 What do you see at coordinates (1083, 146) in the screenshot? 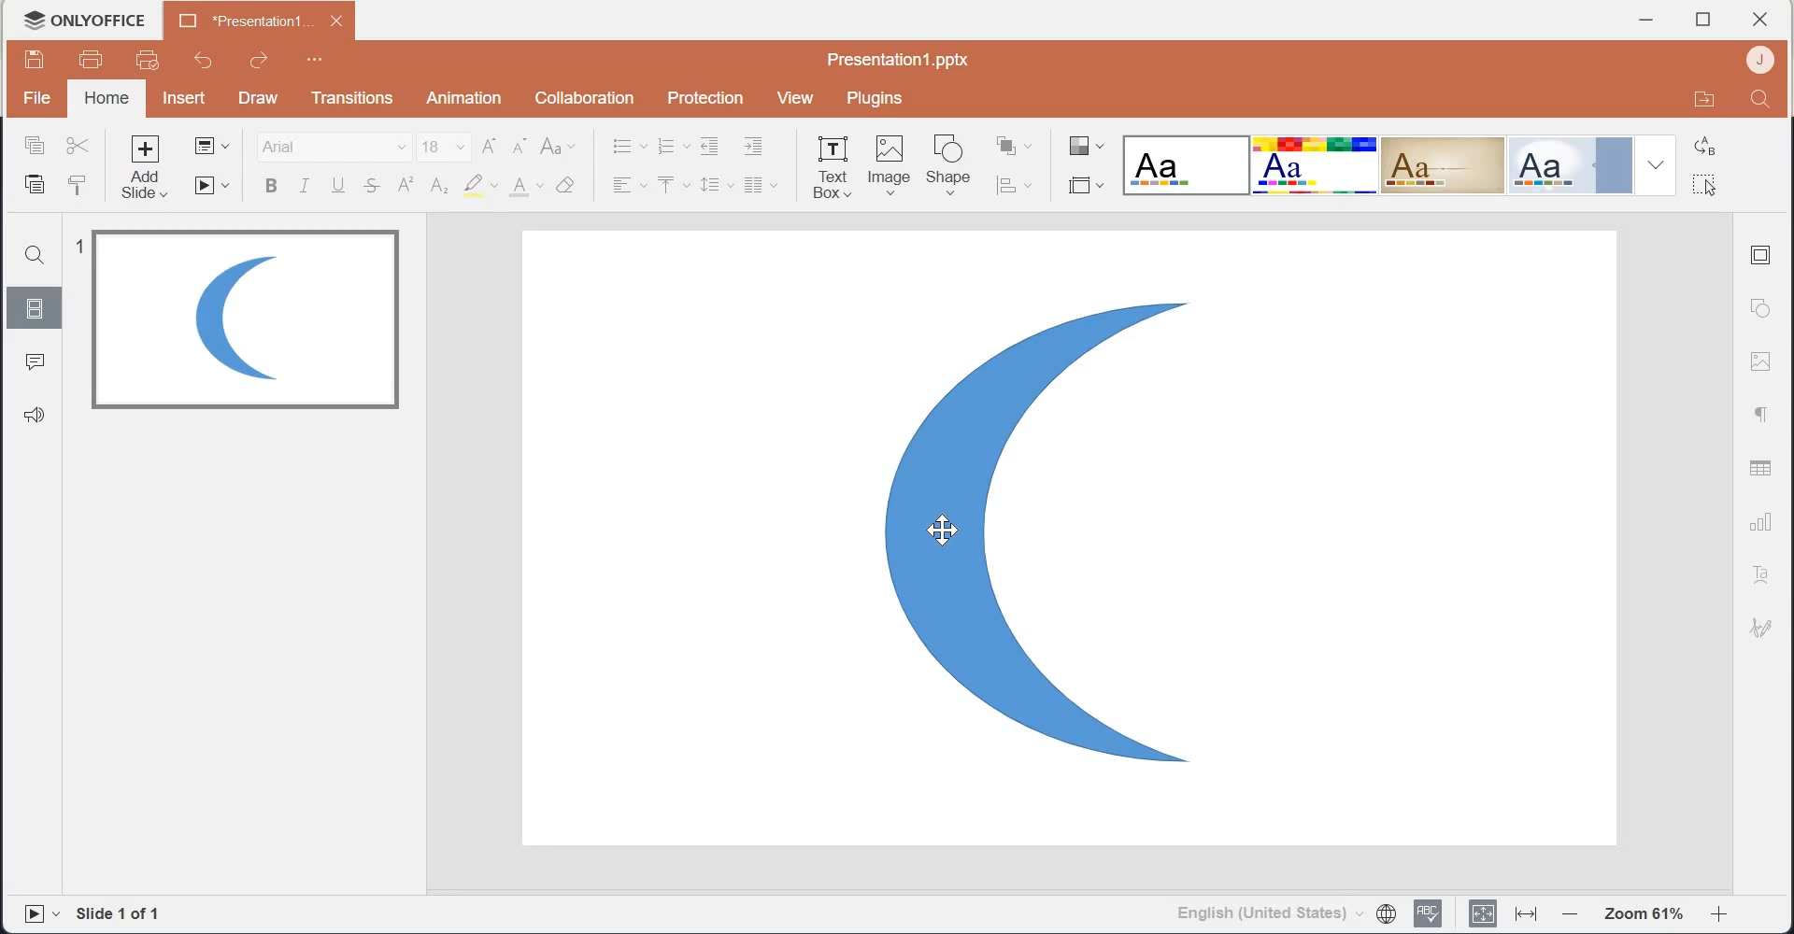
I see `Change color theme` at bounding box center [1083, 146].